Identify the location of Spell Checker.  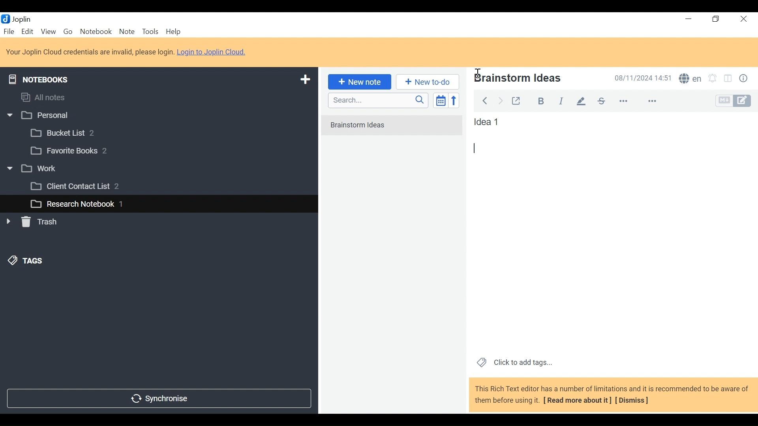
(690, 79).